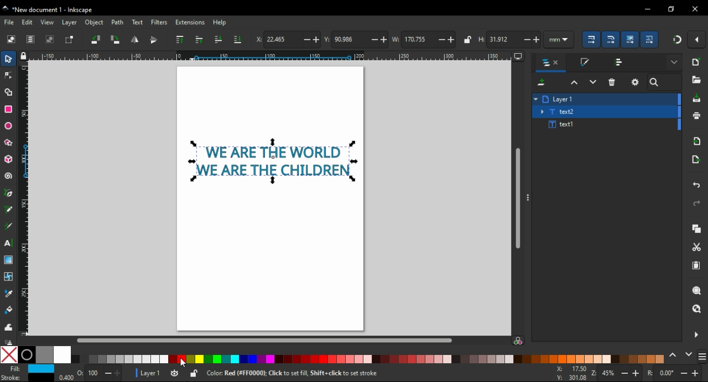  I want to click on selected text, so click(271, 160).